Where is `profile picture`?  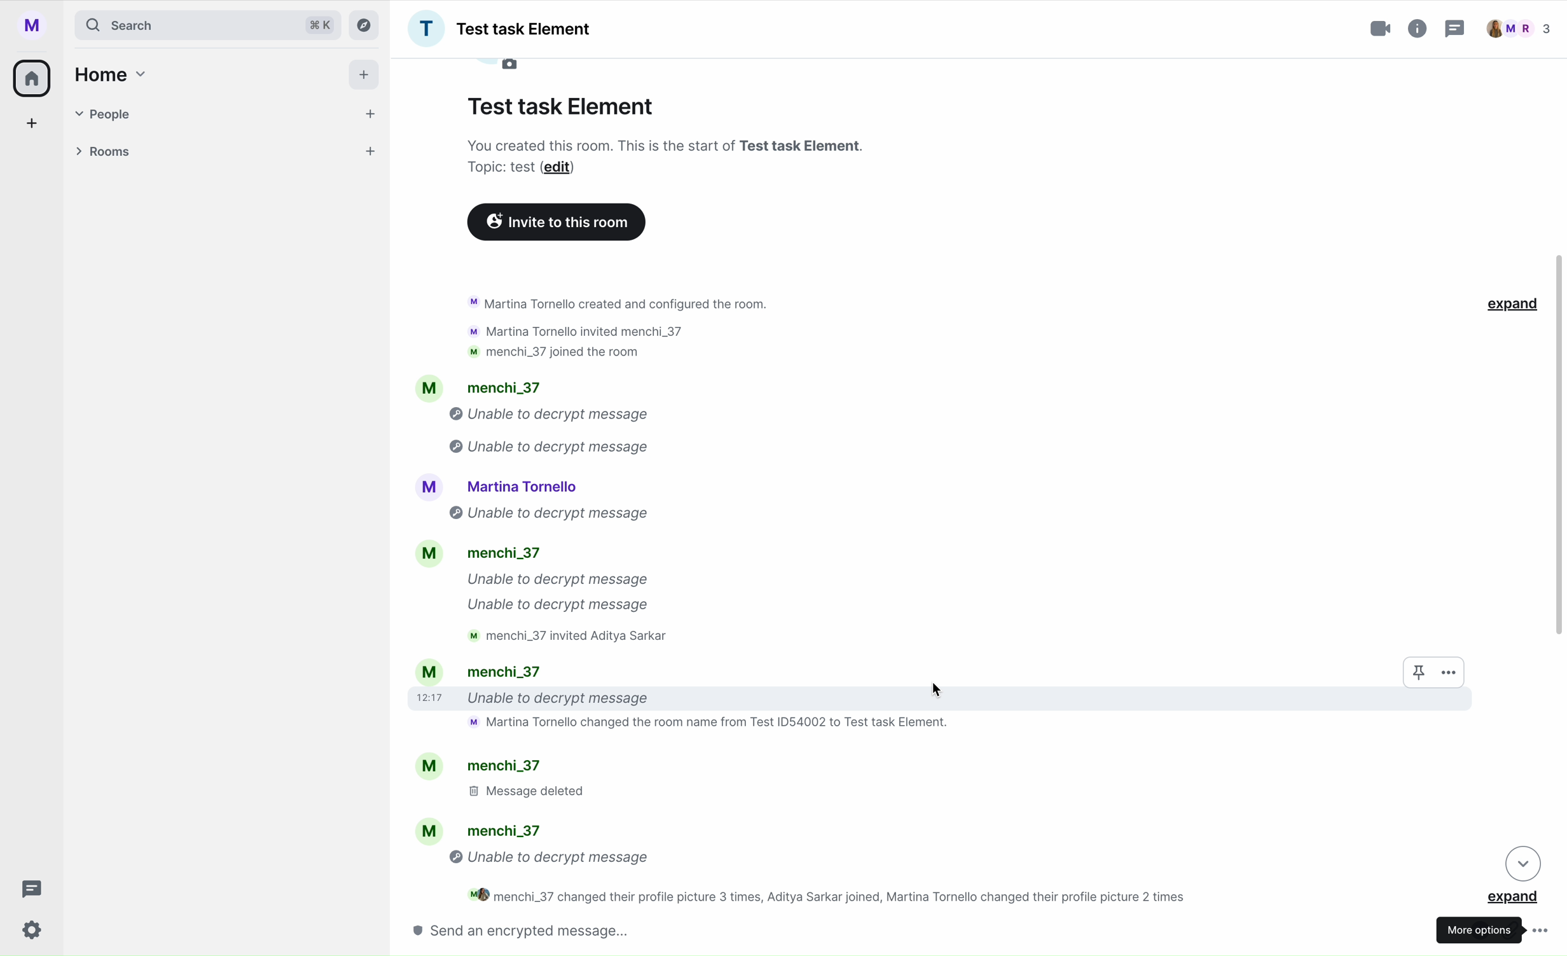 profile picture is located at coordinates (506, 66).